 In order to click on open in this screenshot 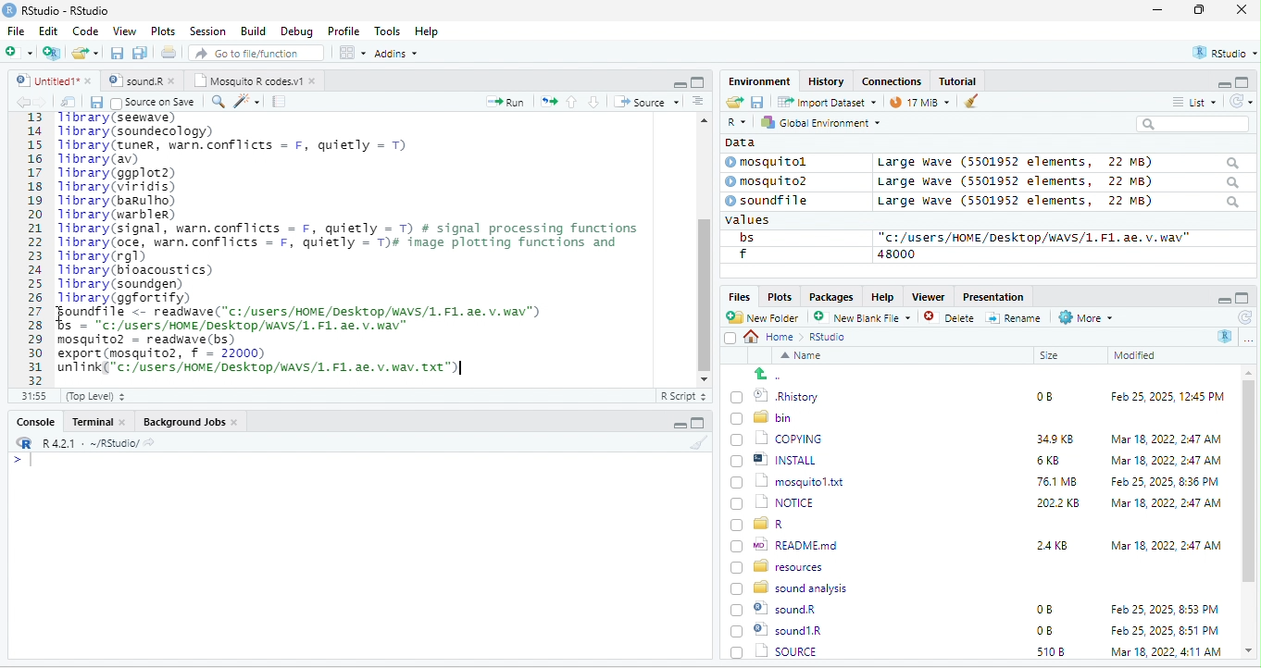, I will do `click(733, 103)`.